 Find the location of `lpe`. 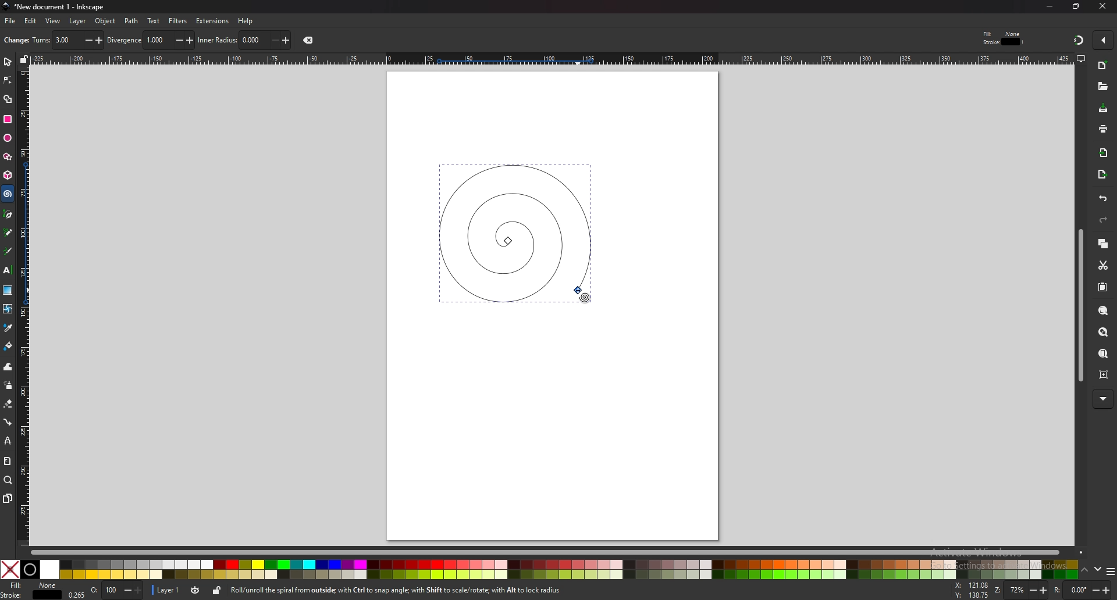

lpe is located at coordinates (8, 442).